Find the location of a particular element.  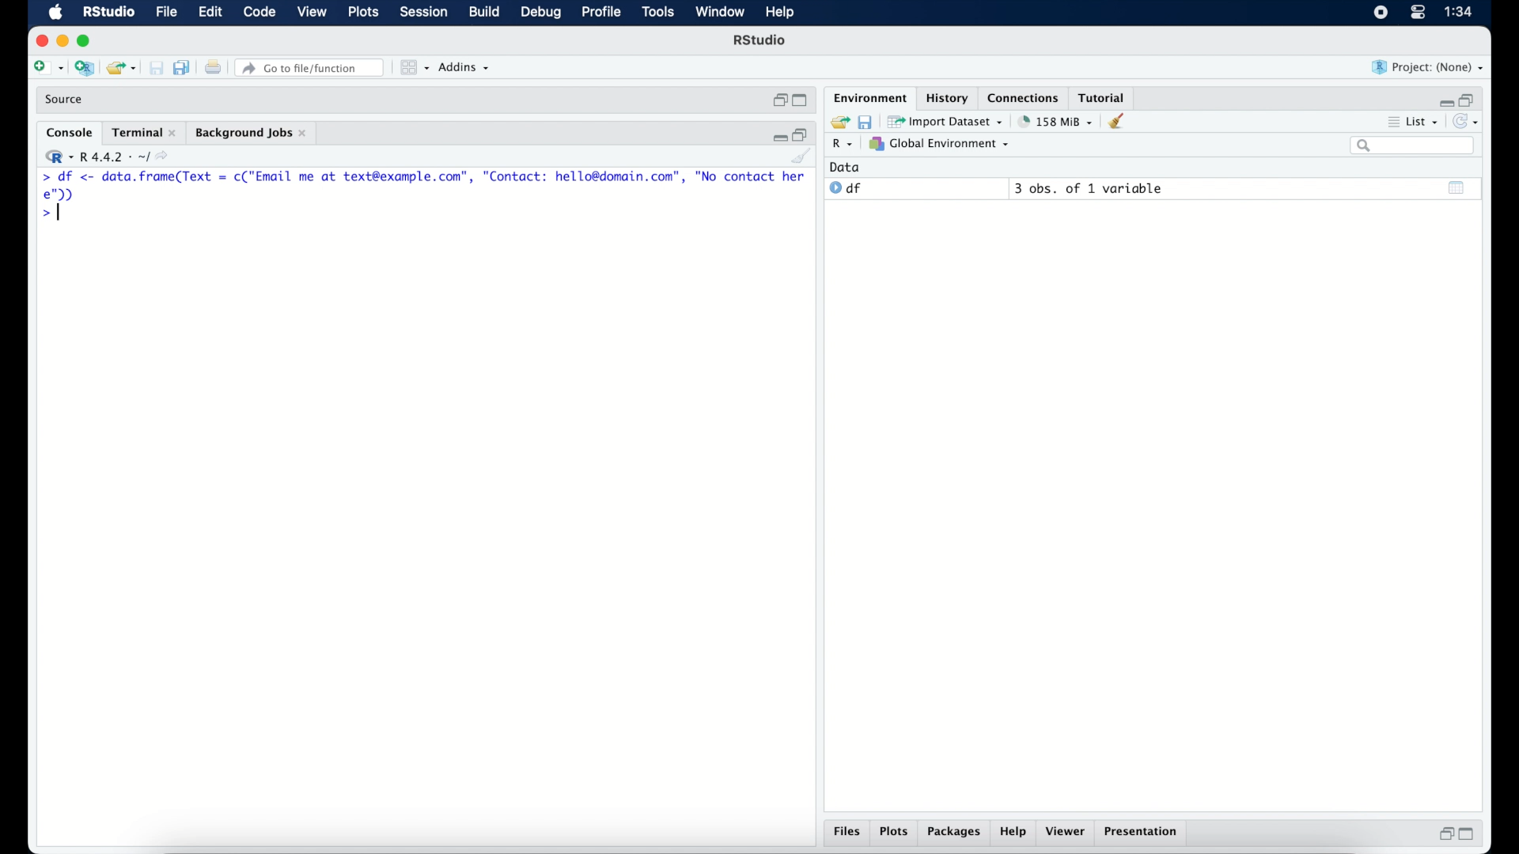

restore down is located at coordinates (1445, 836).